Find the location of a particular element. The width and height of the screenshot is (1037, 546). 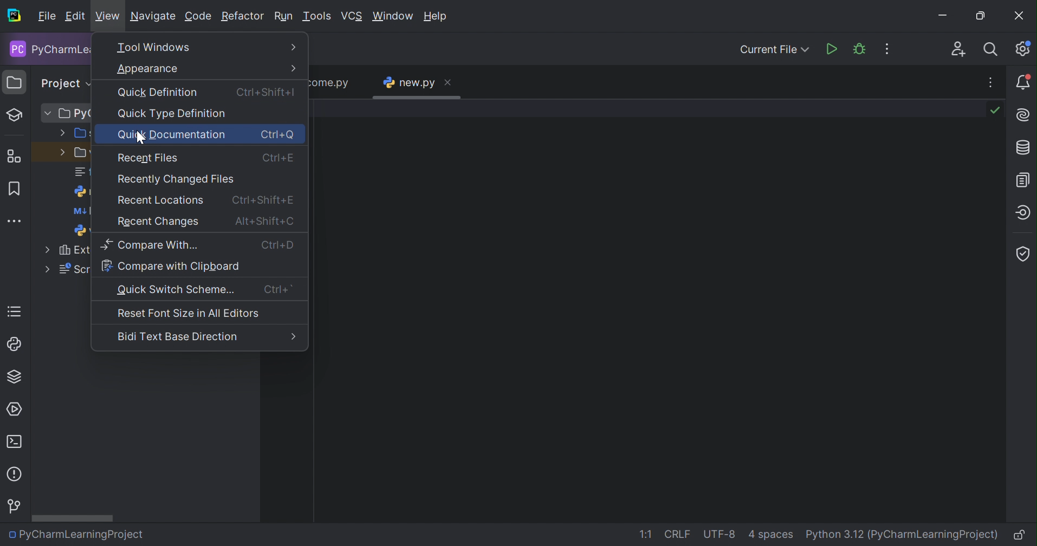

Notifications is located at coordinates (1022, 82).